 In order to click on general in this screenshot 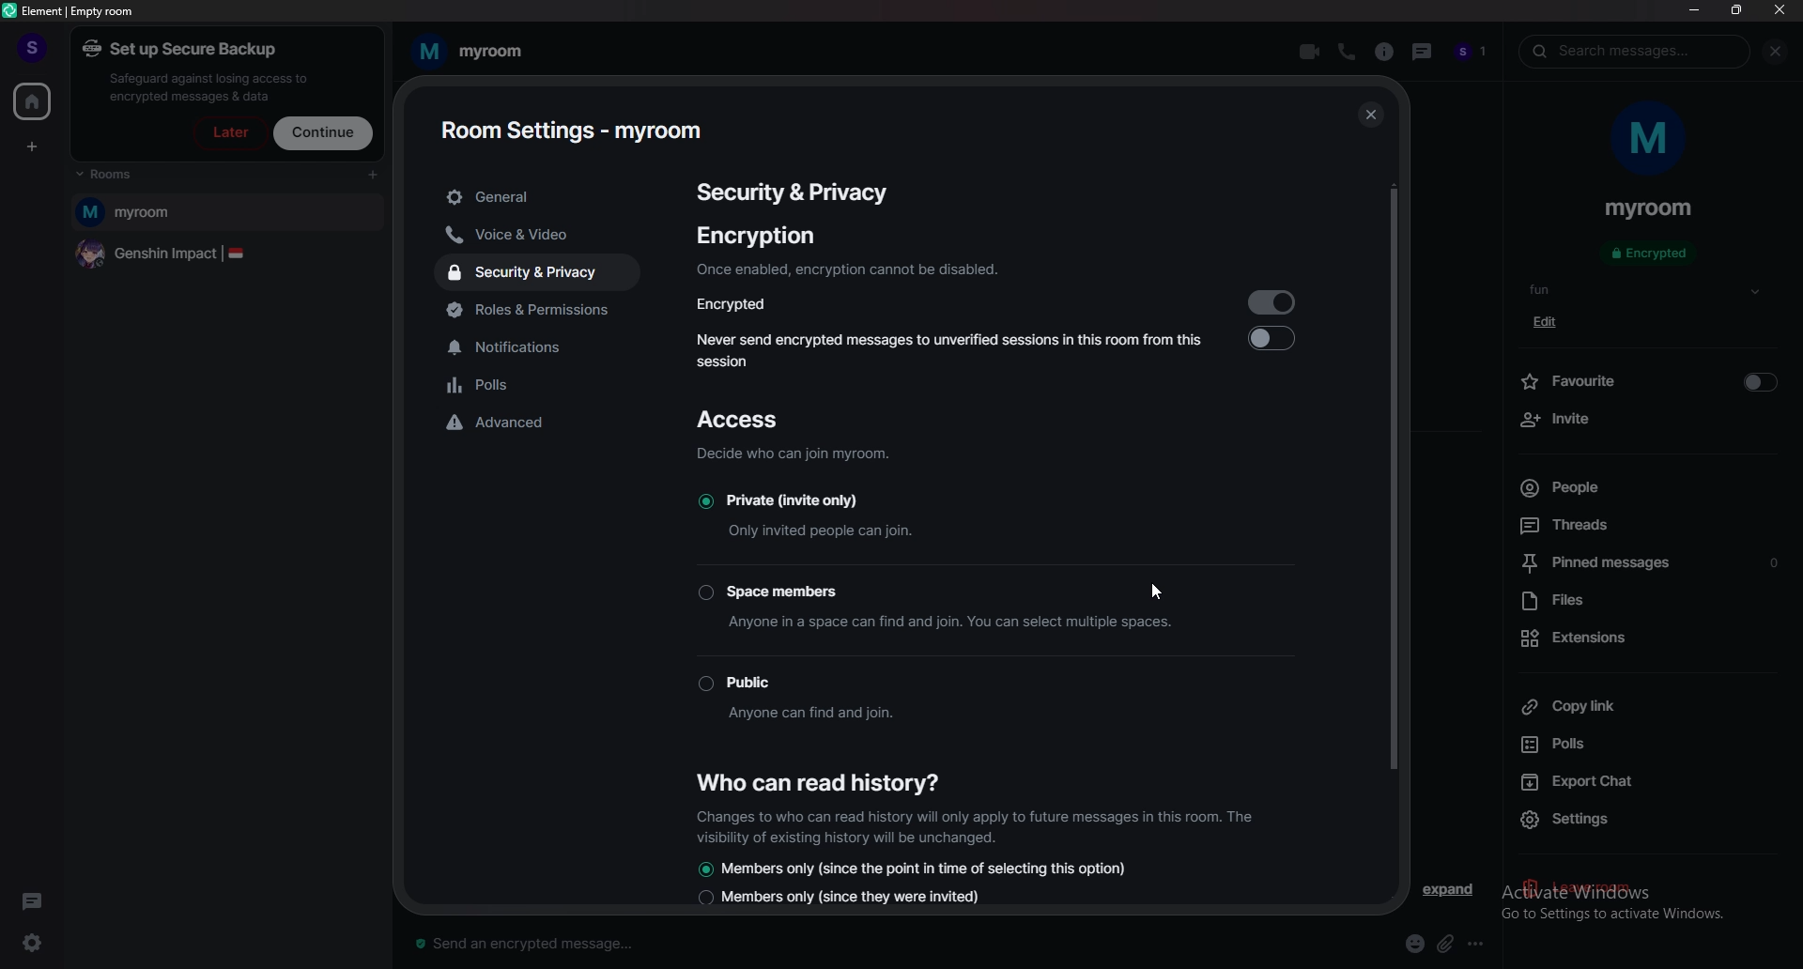, I will do `click(538, 198)`.